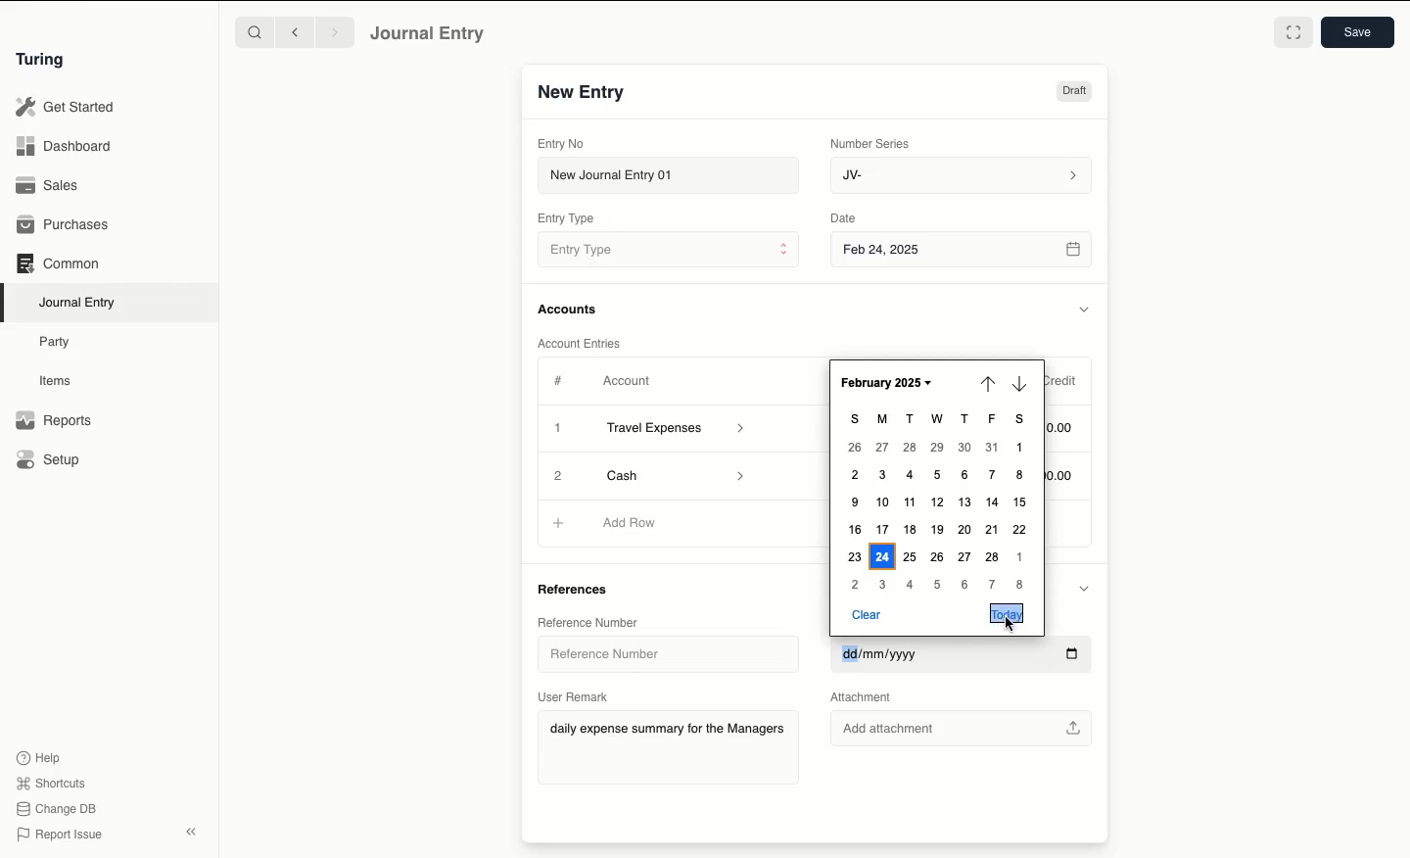 The height and width of the screenshot is (858, 1410). What do you see at coordinates (668, 732) in the screenshot?
I see `daily expense summary for the Managers` at bounding box center [668, 732].